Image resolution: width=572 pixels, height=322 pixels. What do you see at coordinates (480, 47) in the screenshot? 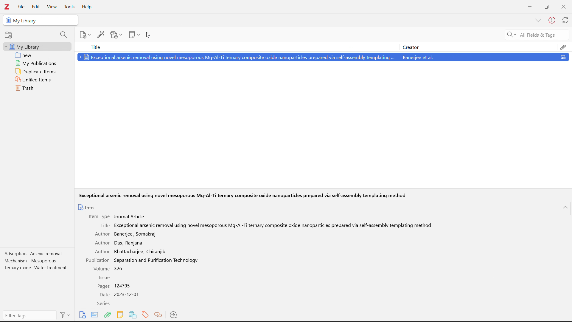
I see `Creator` at bounding box center [480, 47].